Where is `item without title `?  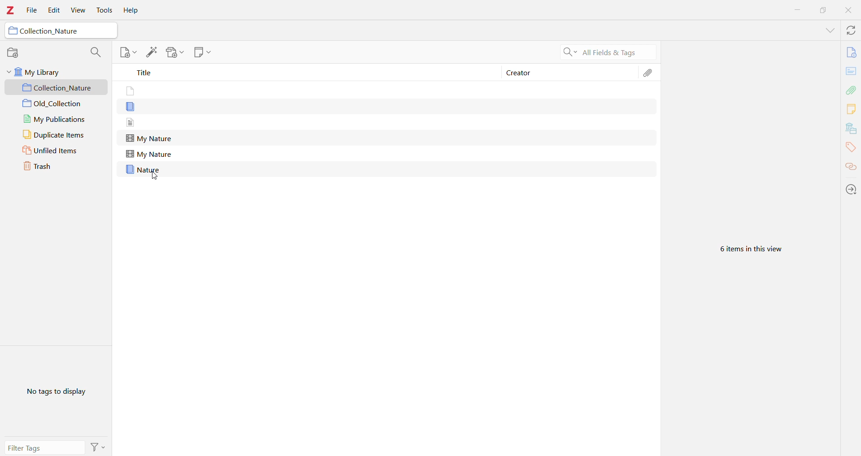
item without title  is located at coordinates (131, 108).